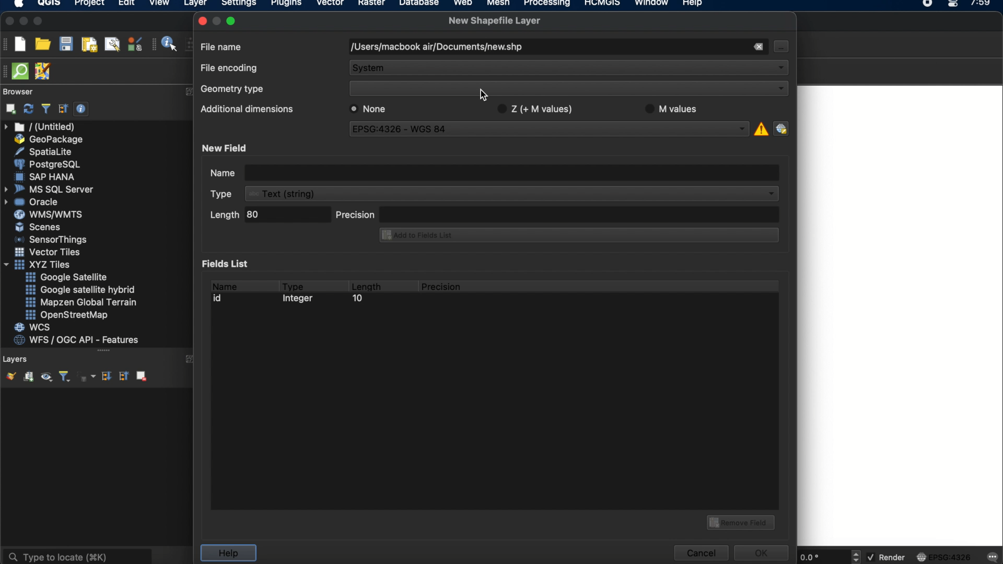 The height and width of the screenshot is (564, 1003). What do you see at coordinates (192, 359) in the screenshot?
I see `expand` at bounding box center [192, 359].